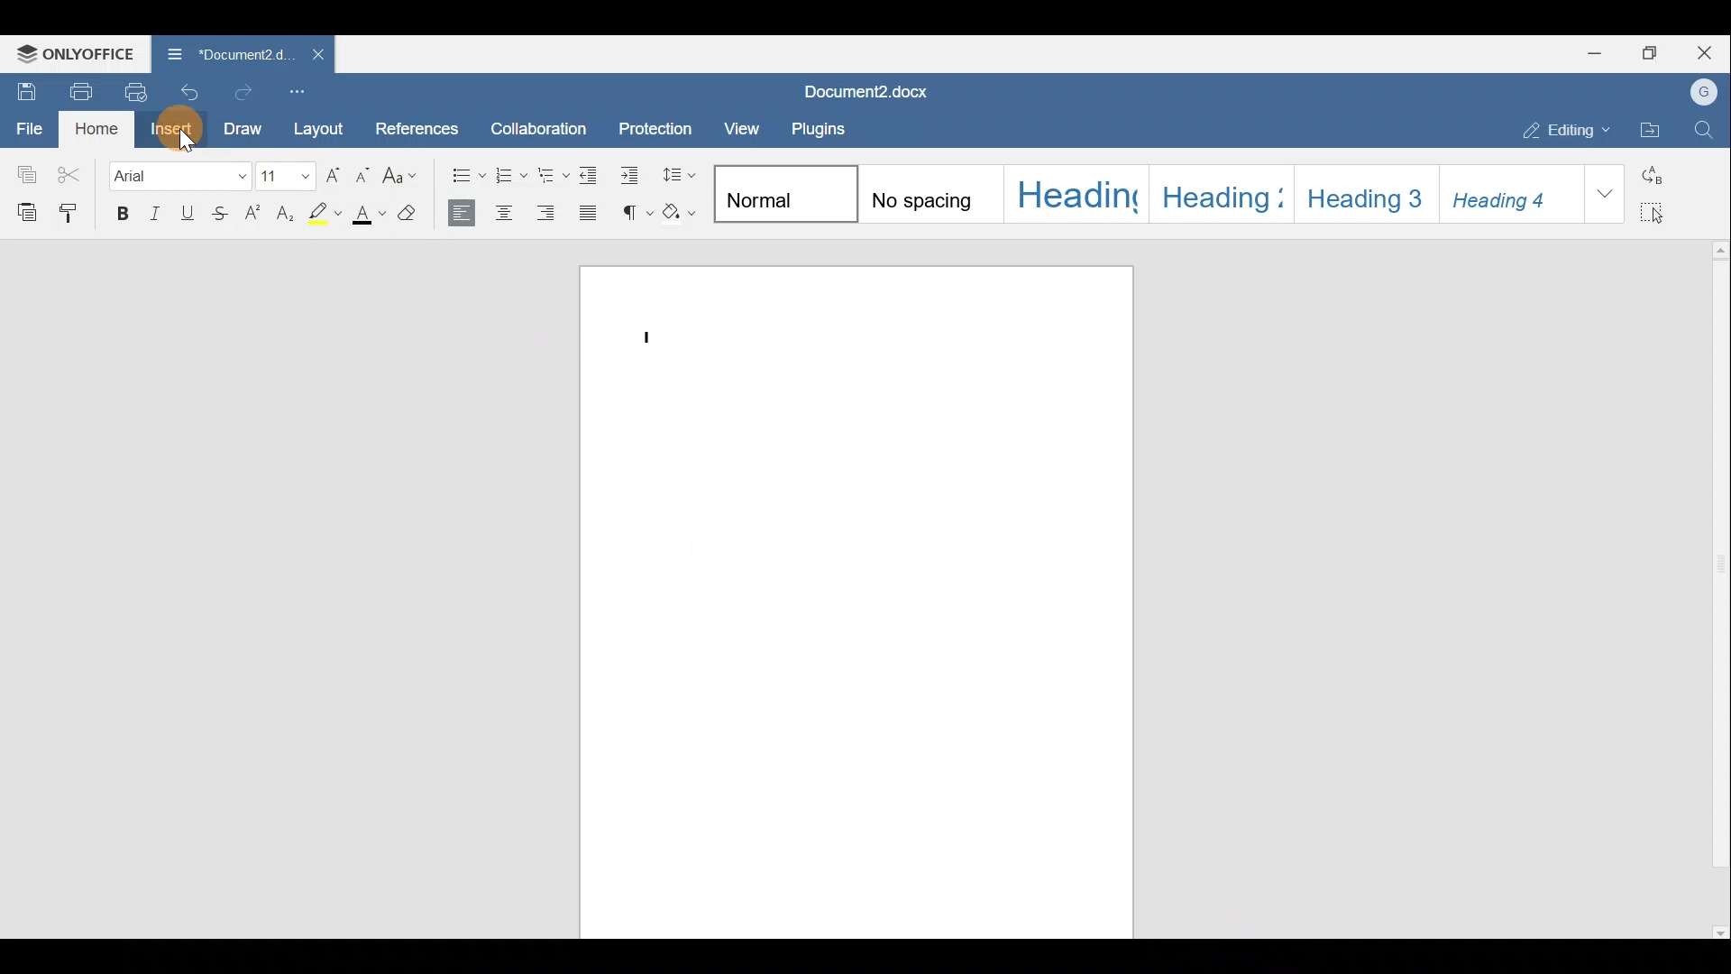  What do you see at coordinates (76, 212) in the screenshot?
I see `Copy style` at bounding box center [76, 212].